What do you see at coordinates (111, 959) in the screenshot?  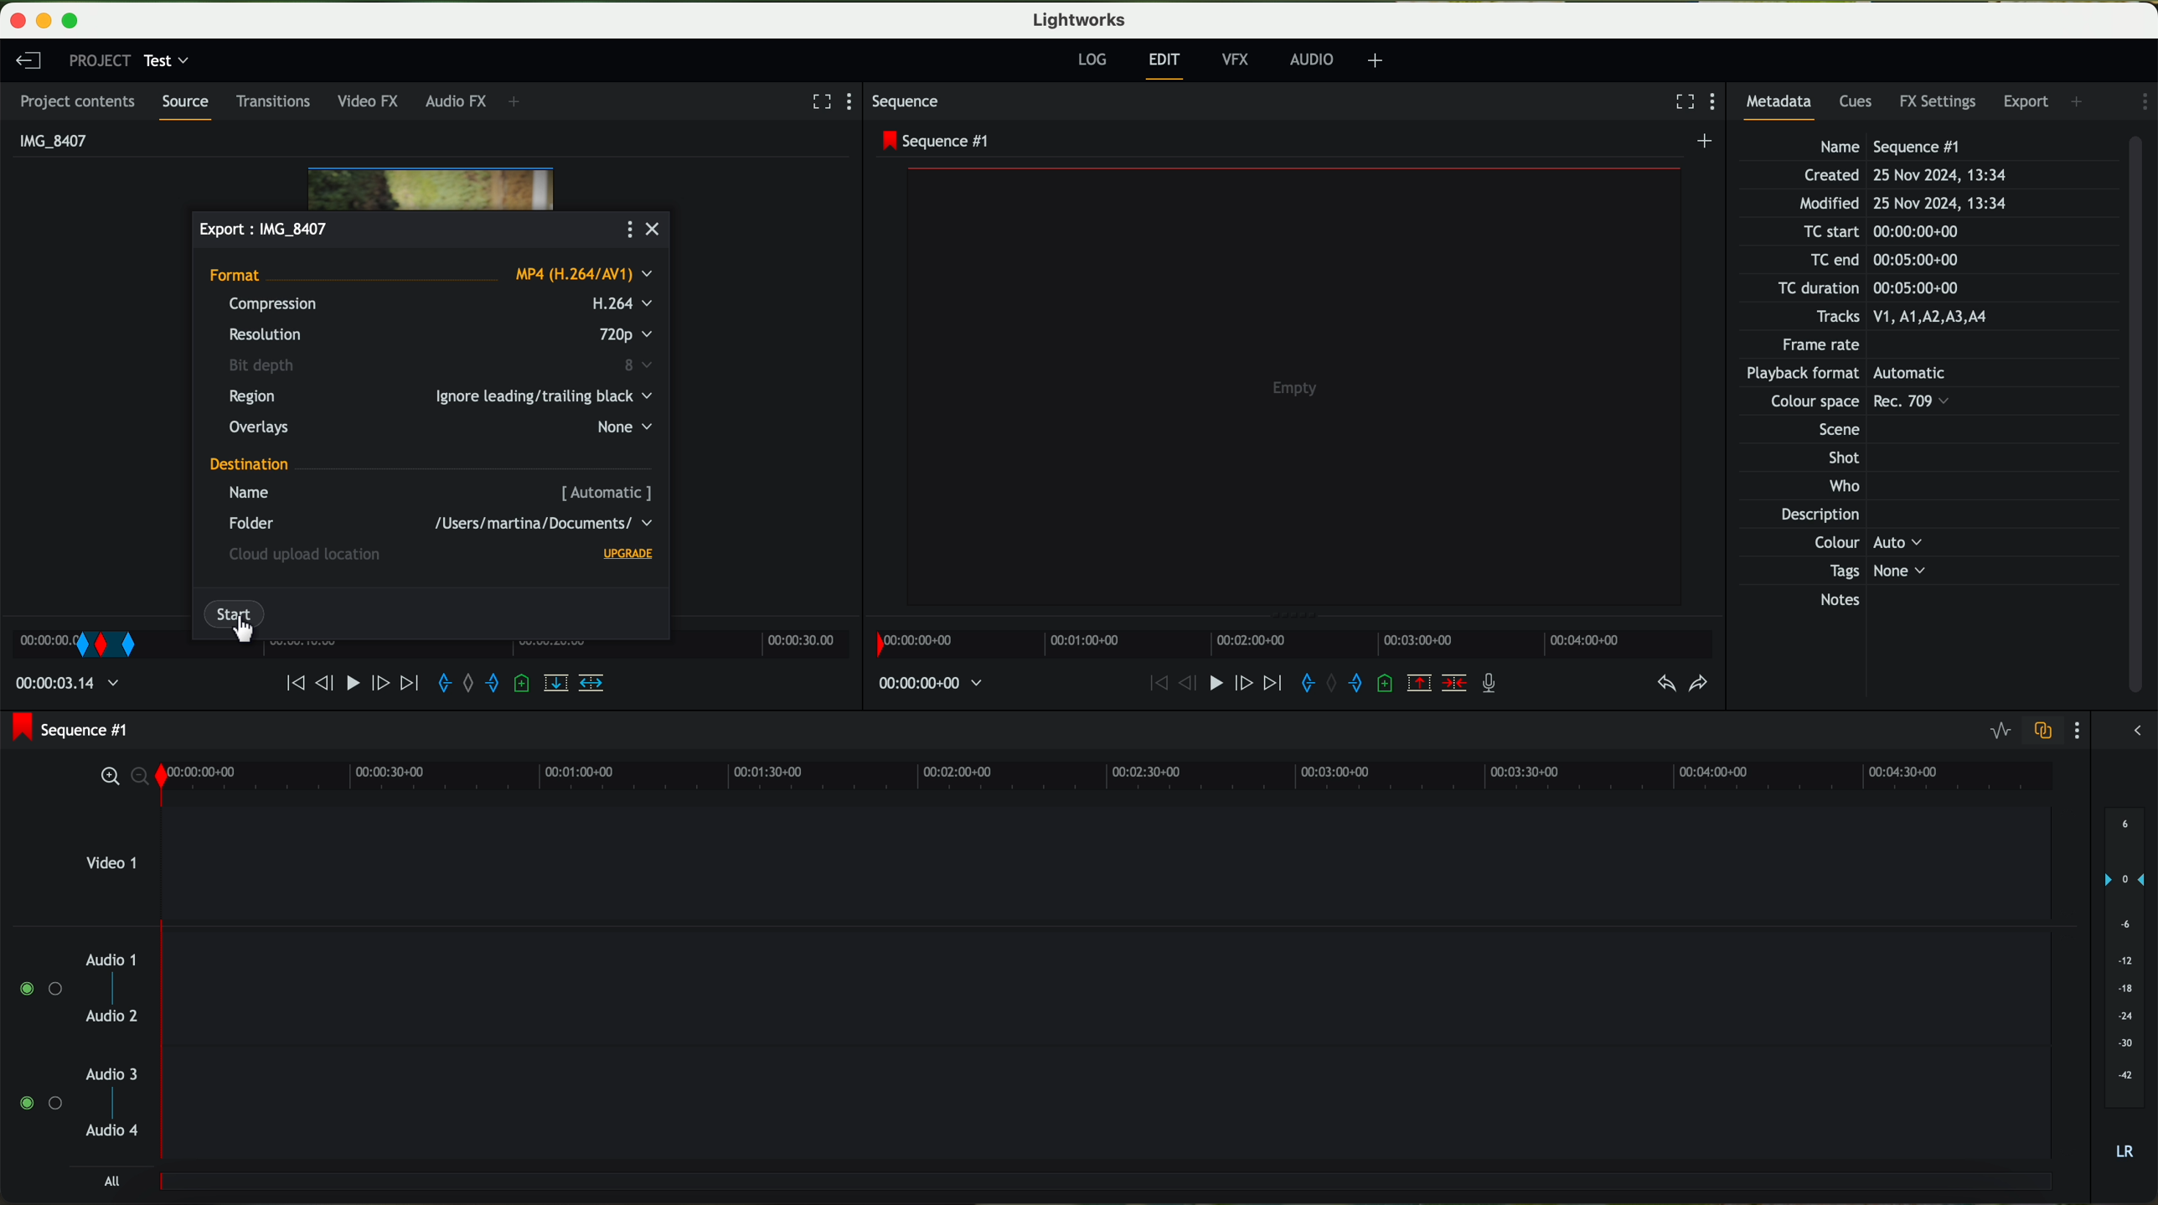 I see `audio 1` at bounding box center [111, 959].